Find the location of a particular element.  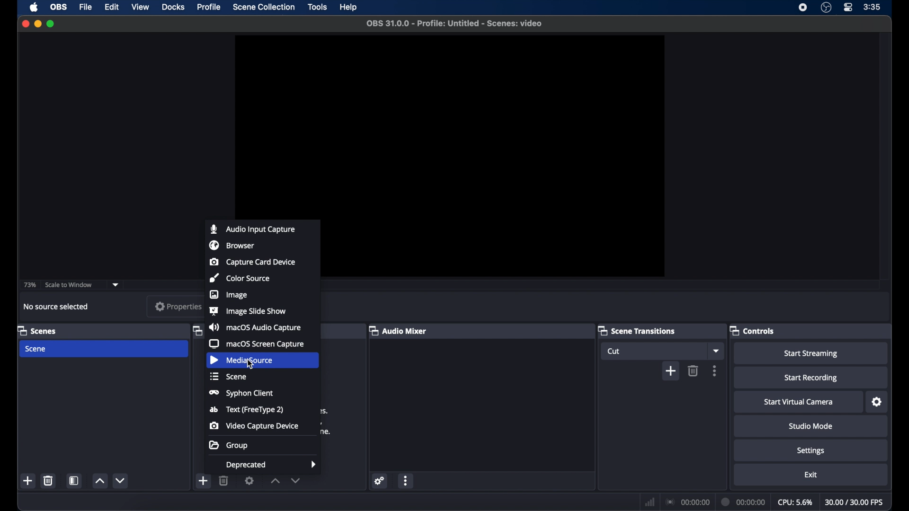

scene transitions is located at coordinates (636, 330).